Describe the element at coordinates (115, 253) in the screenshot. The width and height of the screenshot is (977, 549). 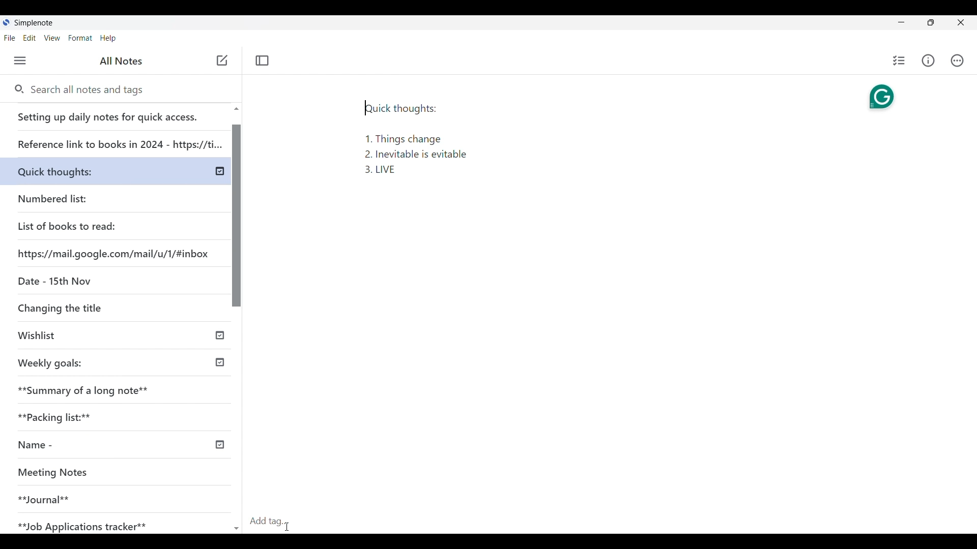
I see `Website` at that location.